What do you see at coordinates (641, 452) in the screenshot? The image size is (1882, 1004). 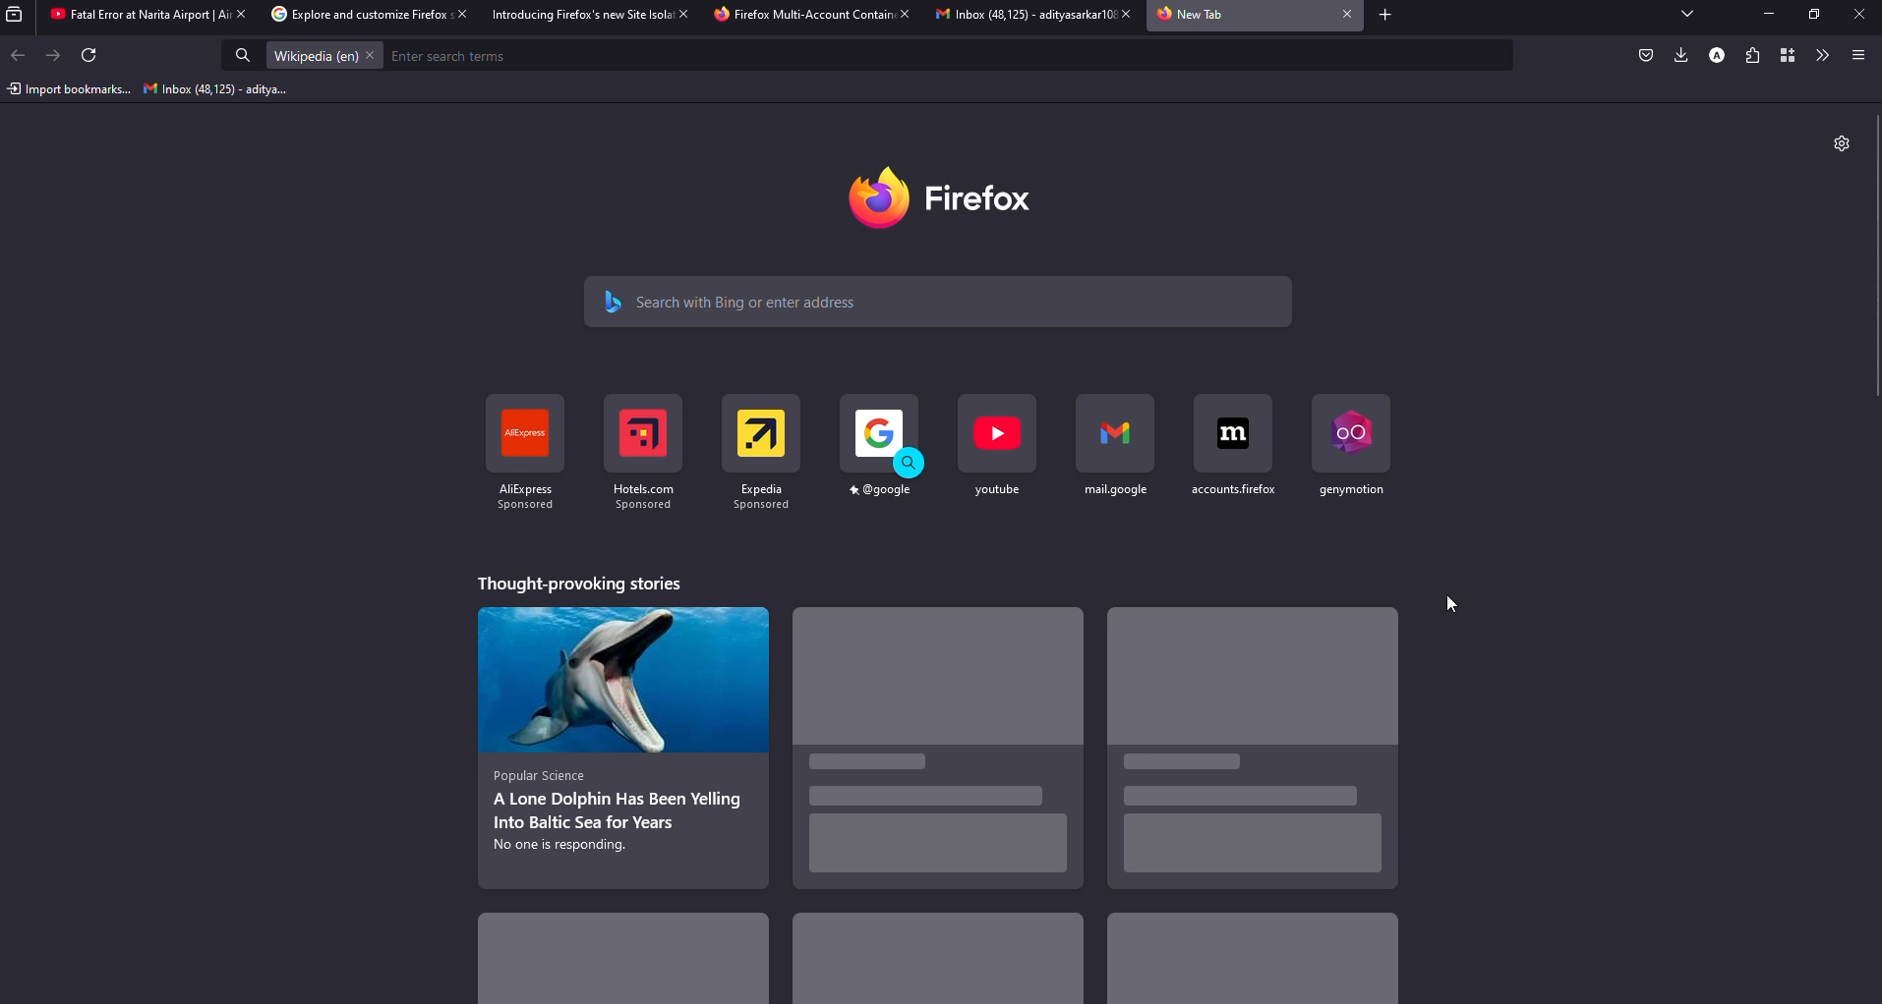 I see `shortcut` at bounding box center [641, 452].